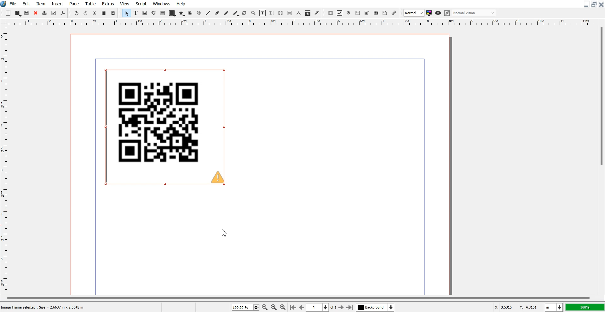  What do you see at coordinates (263, 13) in the screenshot?
I see `Edit Content of Frame` at bounding box center [263, 13].